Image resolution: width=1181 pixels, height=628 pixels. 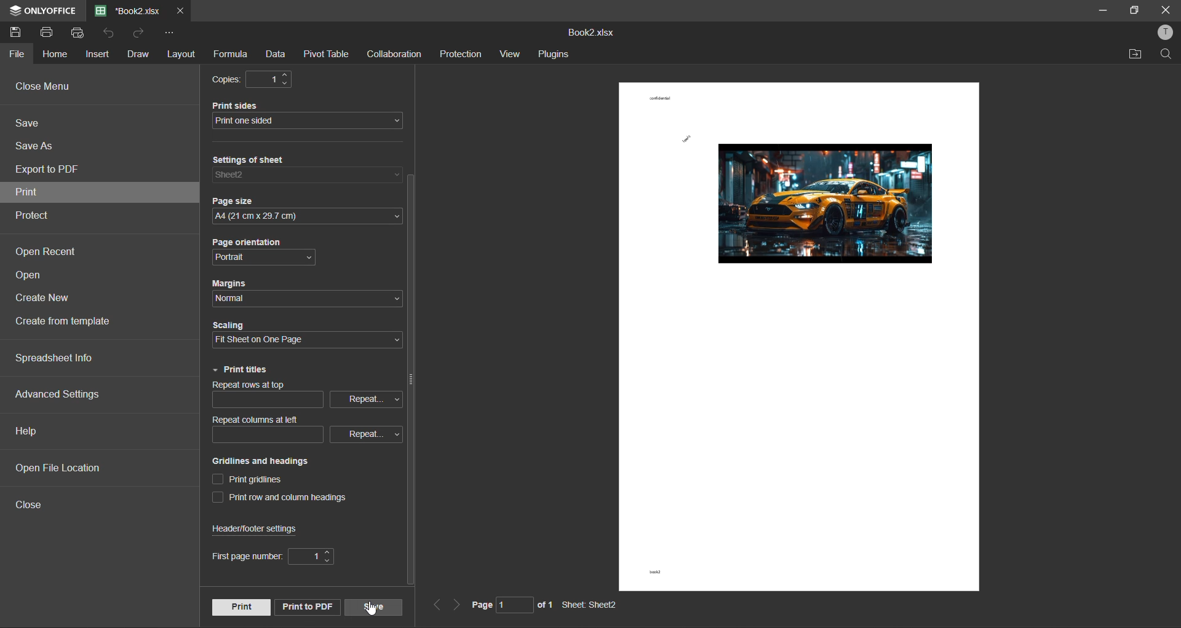 What do you see at coordinates (309, 122) in the screenshot?
I see `print sides` at bounding box center [309, 122].